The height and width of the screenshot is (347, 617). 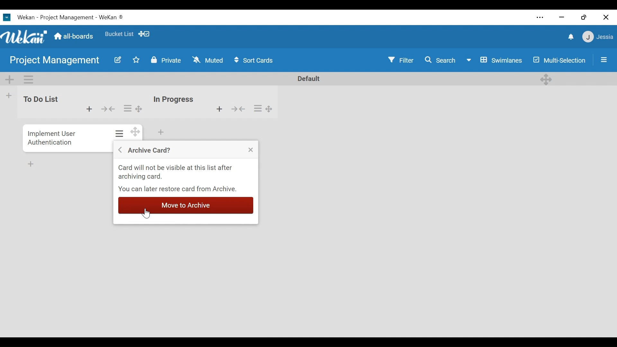 I want to click on to do list, so click(x=41, y=103).